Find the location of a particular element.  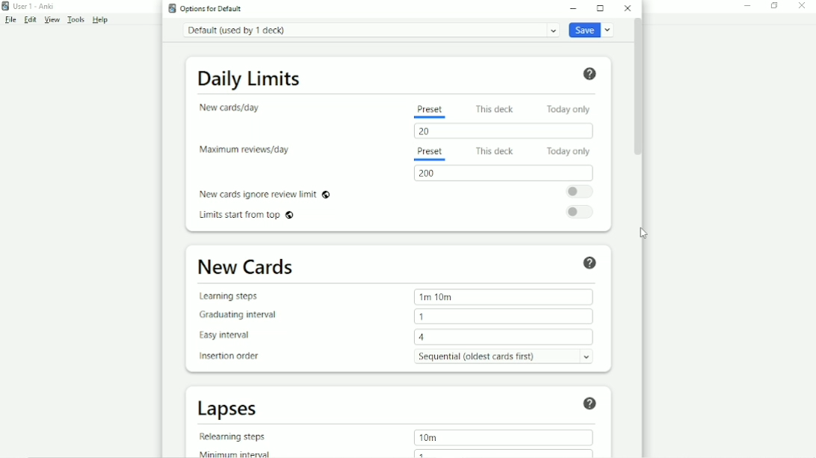

Help is located at coordinates (100, 20).